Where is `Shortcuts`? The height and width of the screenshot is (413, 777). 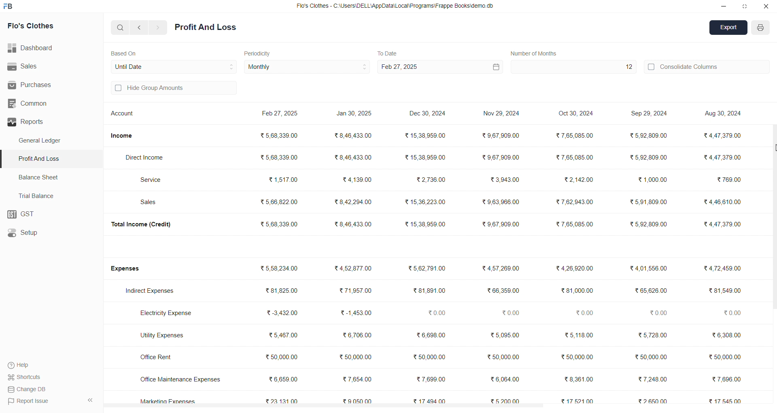 Shortcuts is located at coordinates (27, 377).